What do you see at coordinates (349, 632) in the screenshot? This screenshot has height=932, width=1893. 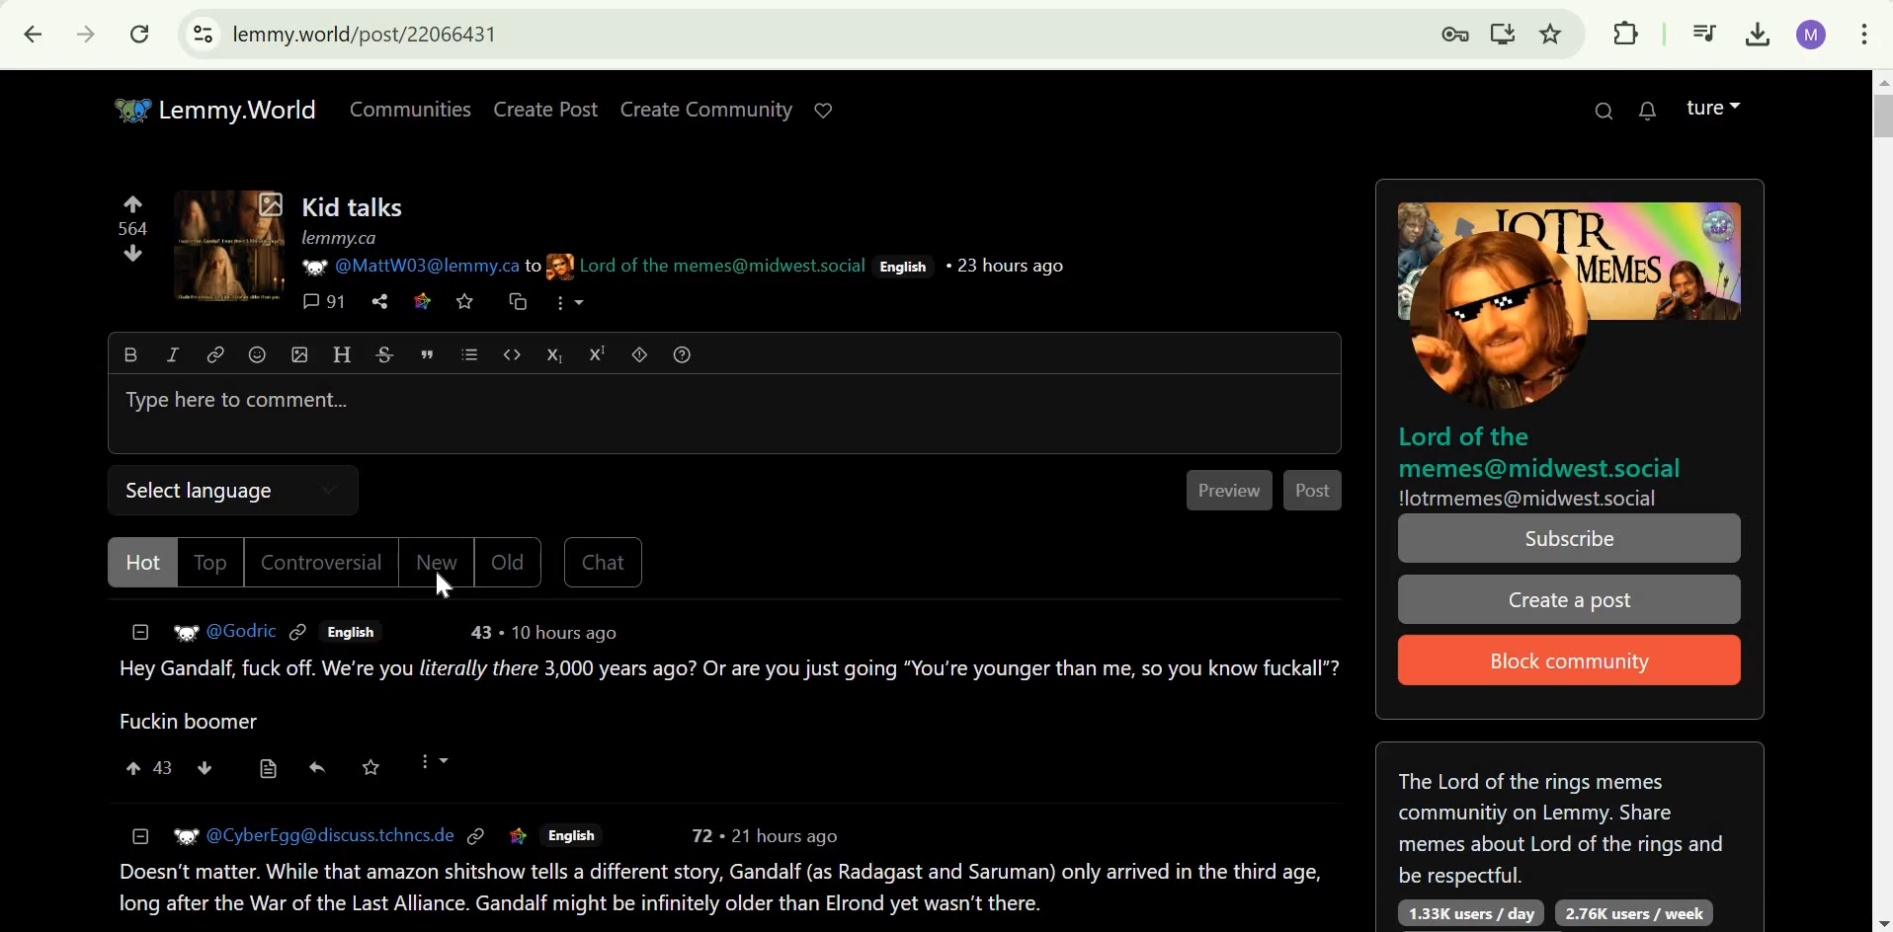 I see `english` at bounding box center [349, 632].